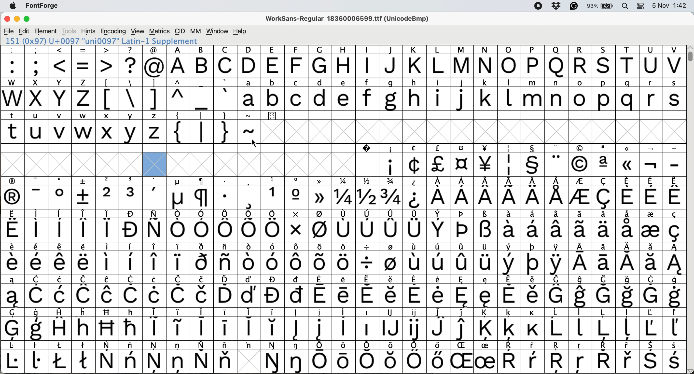 The width and height of the screenshot is (694, 374). I want to click on 1/2, so click(368, 193).